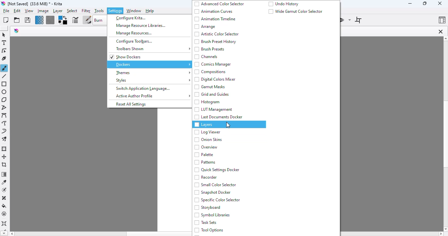 The width and height of the screenshot is (448, 236). Describe the element at coordinates (215, 185) in the screenshot. I see `smart color selector` at that location.